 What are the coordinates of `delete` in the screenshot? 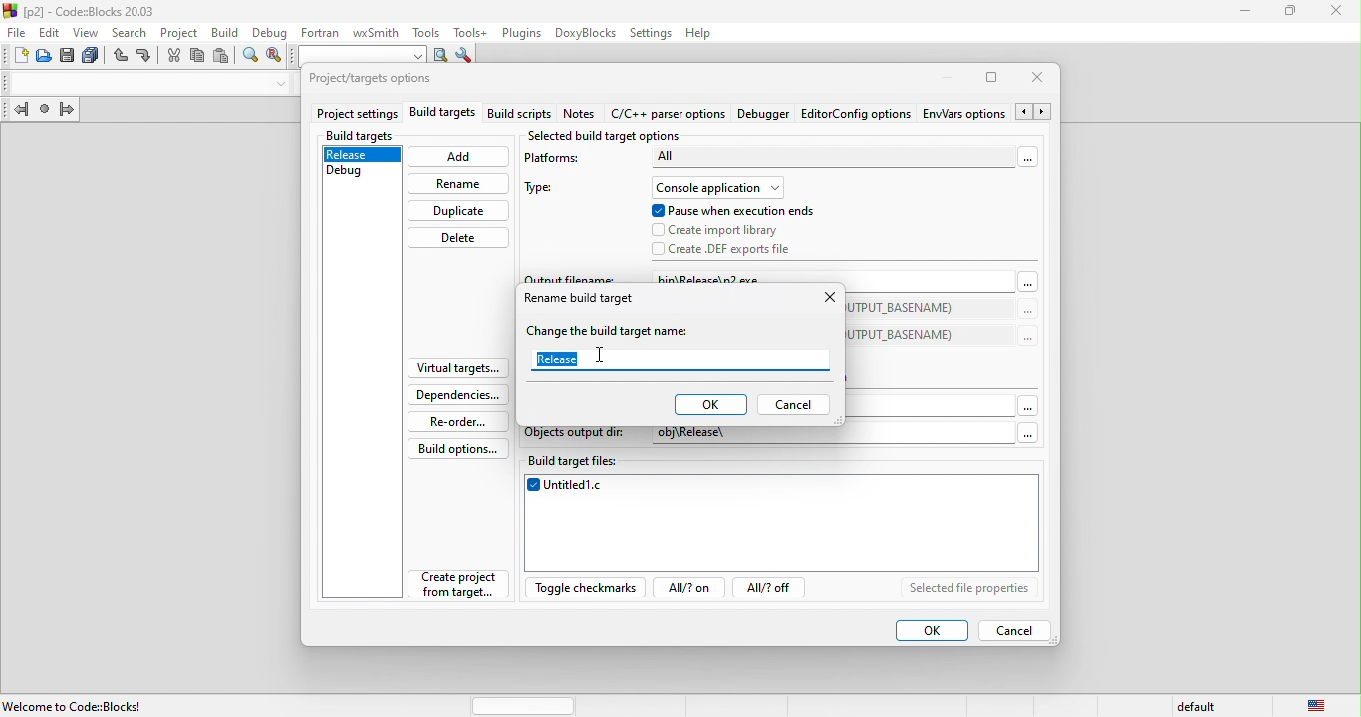 It's located at (459, 238).